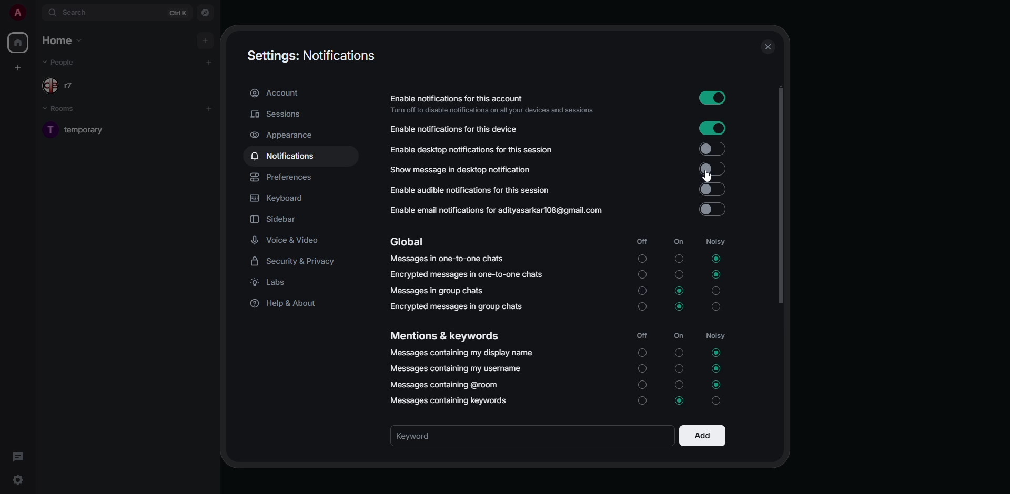  I want to click on click to enable, so click(712, 147).